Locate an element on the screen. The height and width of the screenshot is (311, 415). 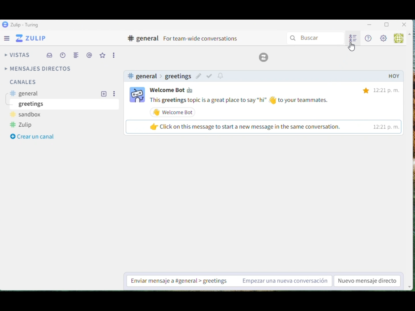
Settings is located at coordinates (384, 38).